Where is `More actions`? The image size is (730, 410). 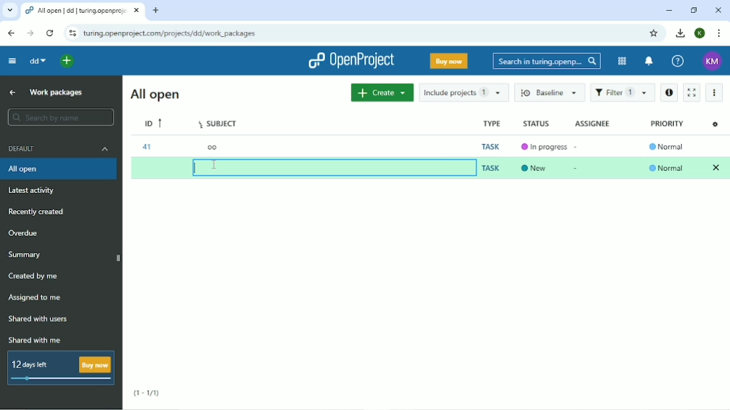 More actions is located at coordinates (715, 91).